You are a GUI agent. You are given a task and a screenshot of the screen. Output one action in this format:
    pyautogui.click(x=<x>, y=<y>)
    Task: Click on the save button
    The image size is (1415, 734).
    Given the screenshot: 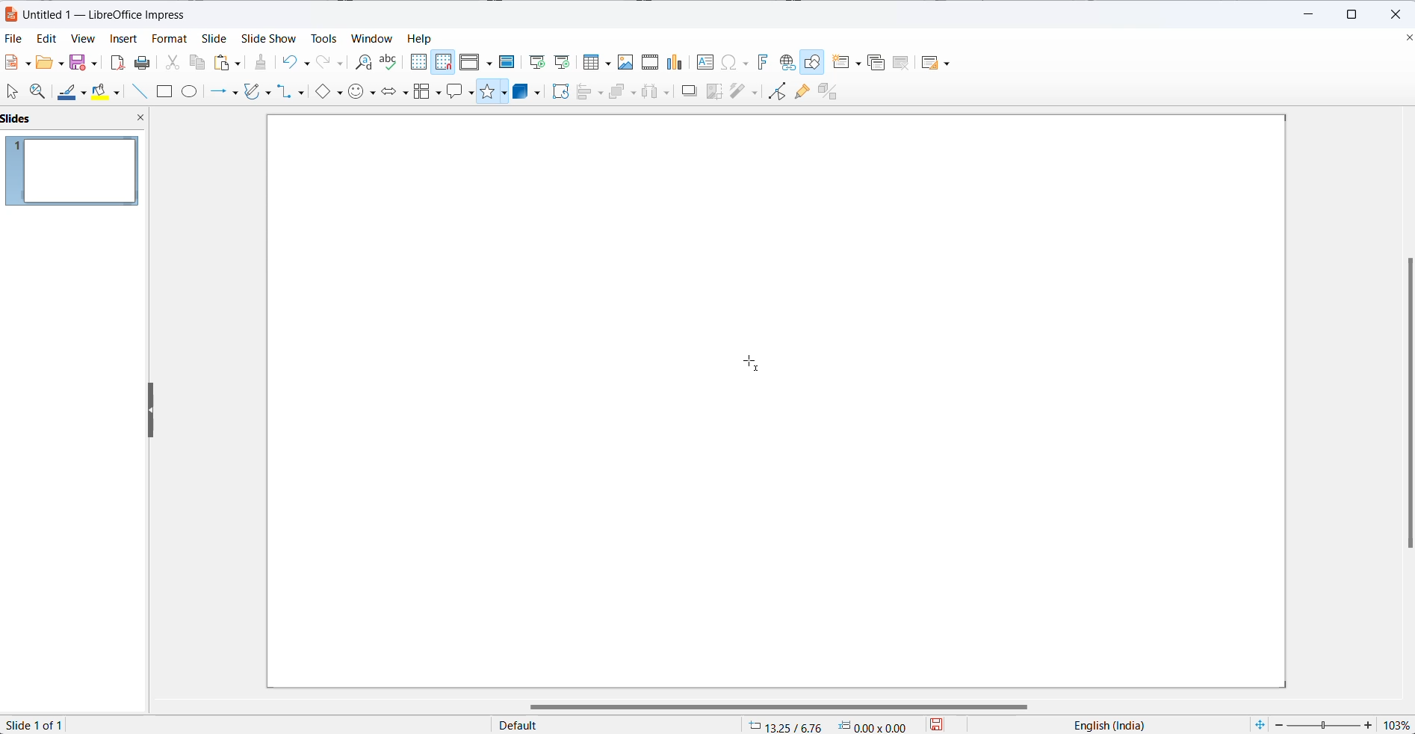 What is the action you would take?
    pyautogui.click(x=946, y=724)
    